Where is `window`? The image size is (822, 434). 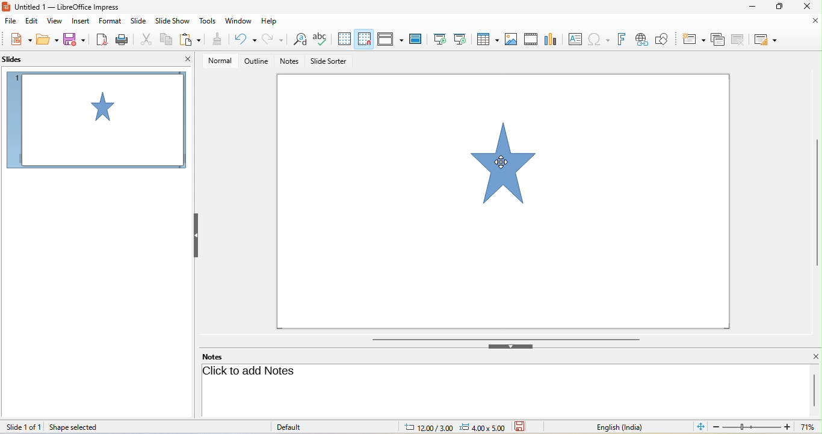
window is located at coordinates (240, 22).